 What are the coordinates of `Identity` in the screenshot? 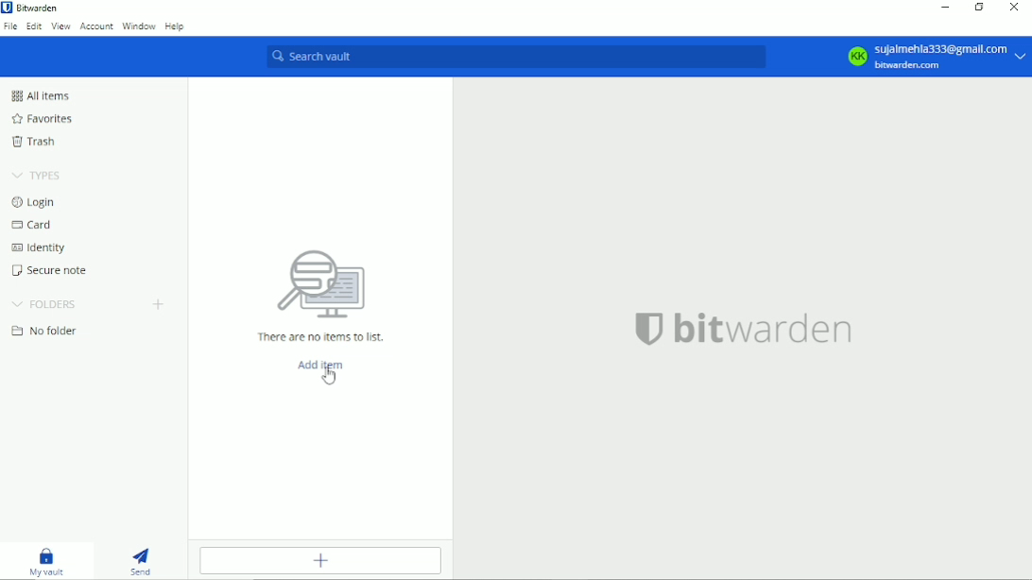 It's located at (37, 247).